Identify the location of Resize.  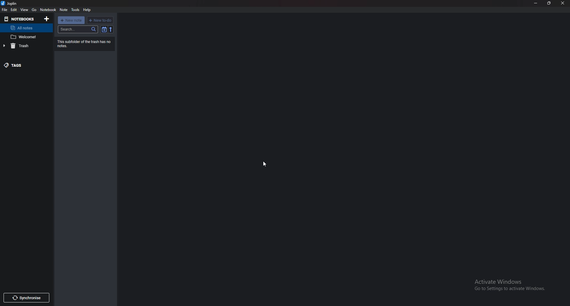
(549, 3).